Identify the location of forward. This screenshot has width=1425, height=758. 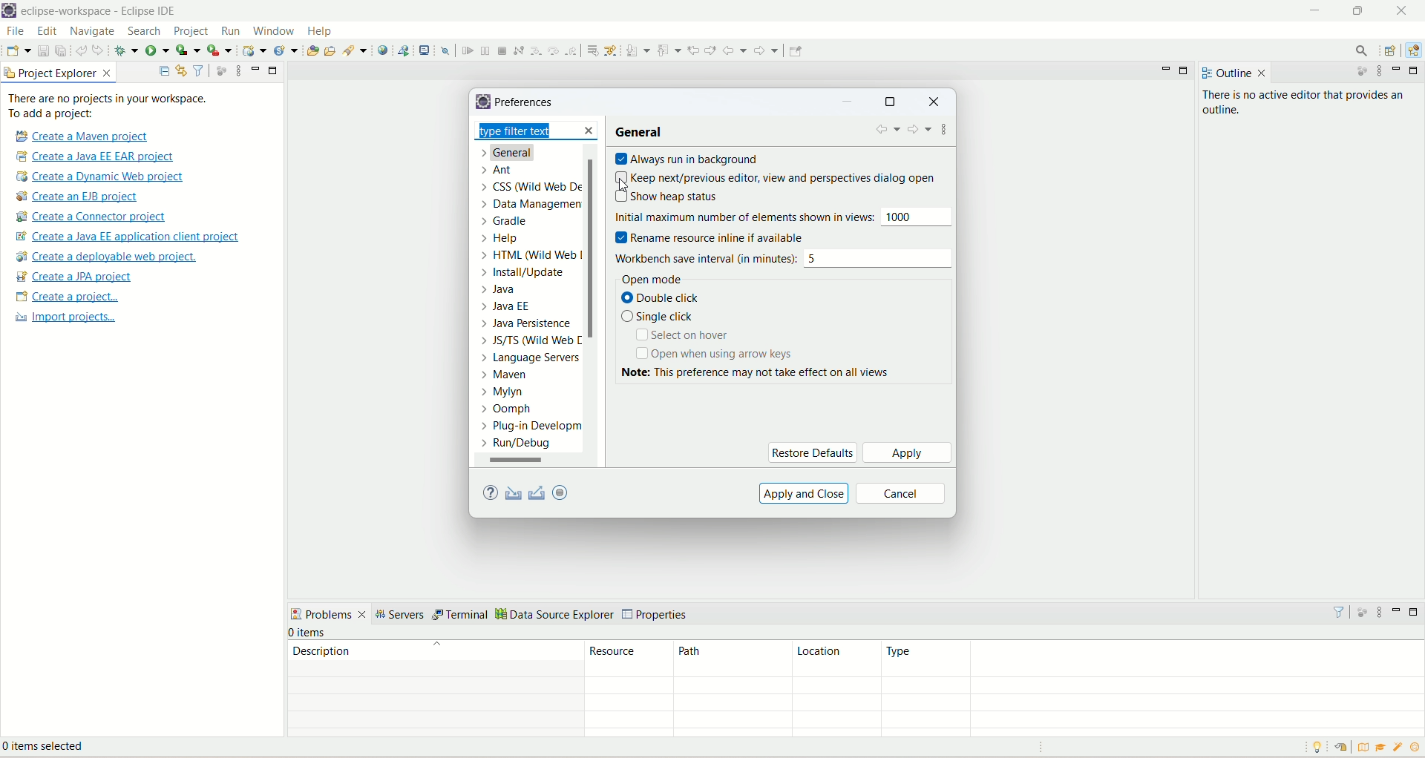
(920, 131).